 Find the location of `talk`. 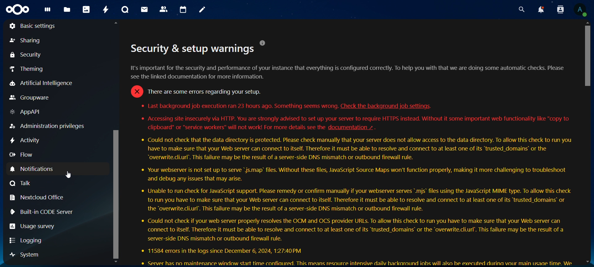

talk is located at coordinates (19, 183).